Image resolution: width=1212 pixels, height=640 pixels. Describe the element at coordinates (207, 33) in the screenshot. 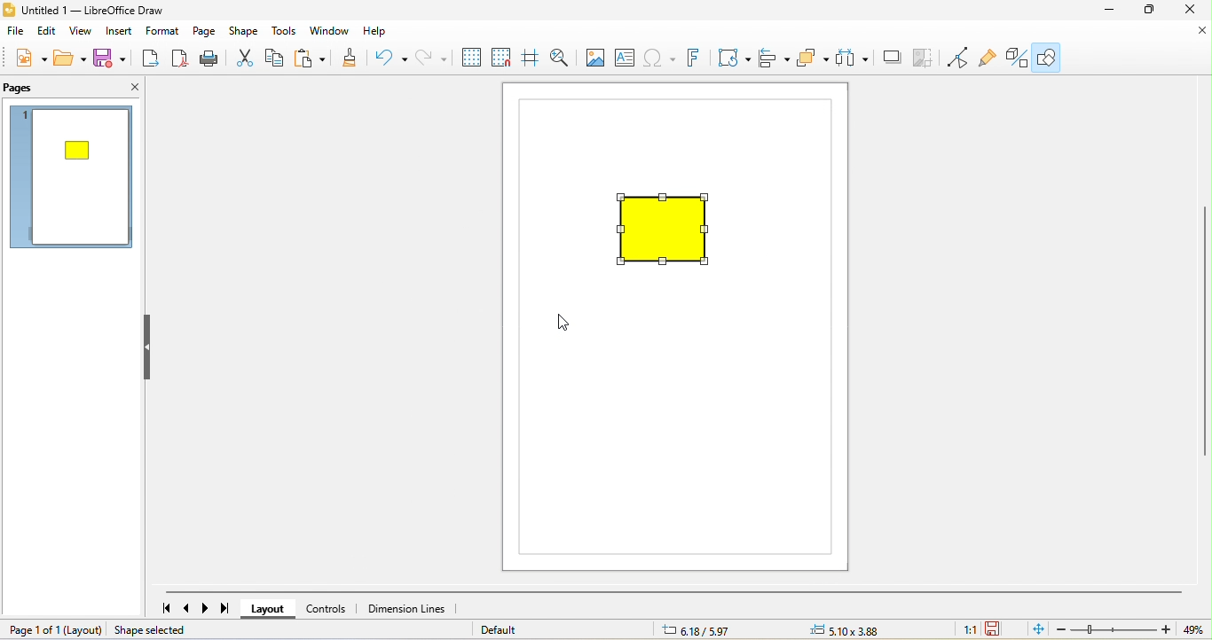

I see `page` at that location.